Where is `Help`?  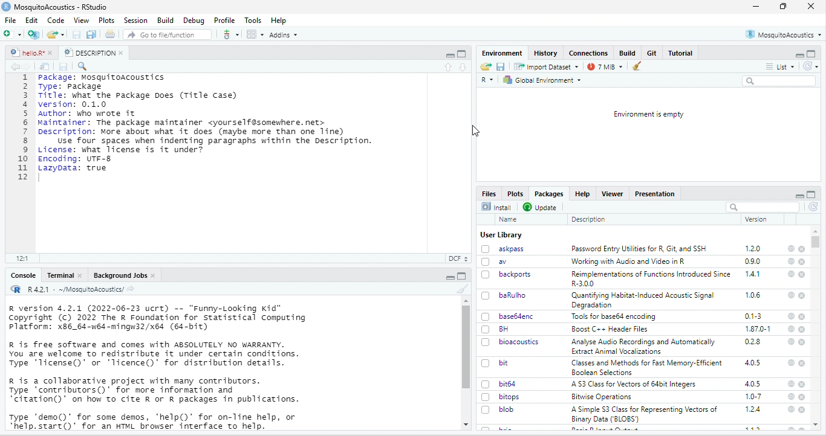 Help is located at coordinates (280, 21).